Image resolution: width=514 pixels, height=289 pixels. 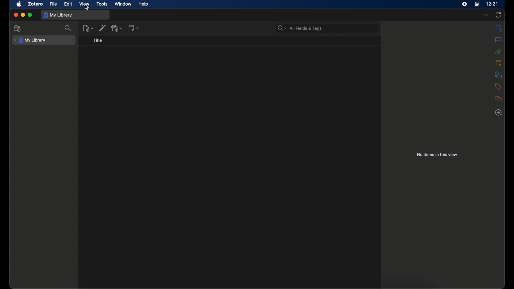 I want to click on notes, so click(x=498, y=63).